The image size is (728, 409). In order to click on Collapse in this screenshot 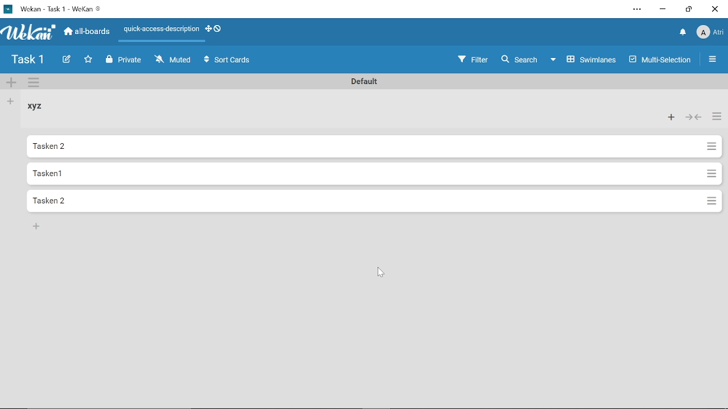, I will do `click(692, 118)`.